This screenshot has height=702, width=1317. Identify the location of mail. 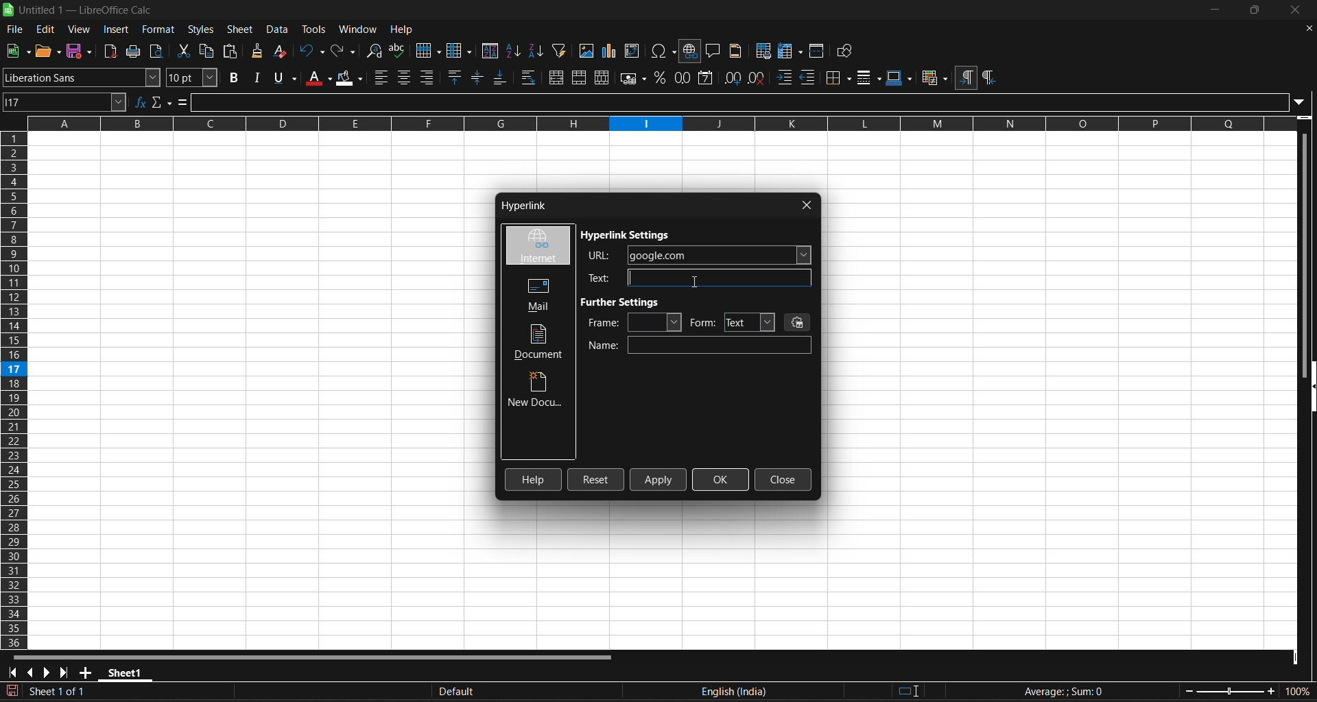
(534, 293).